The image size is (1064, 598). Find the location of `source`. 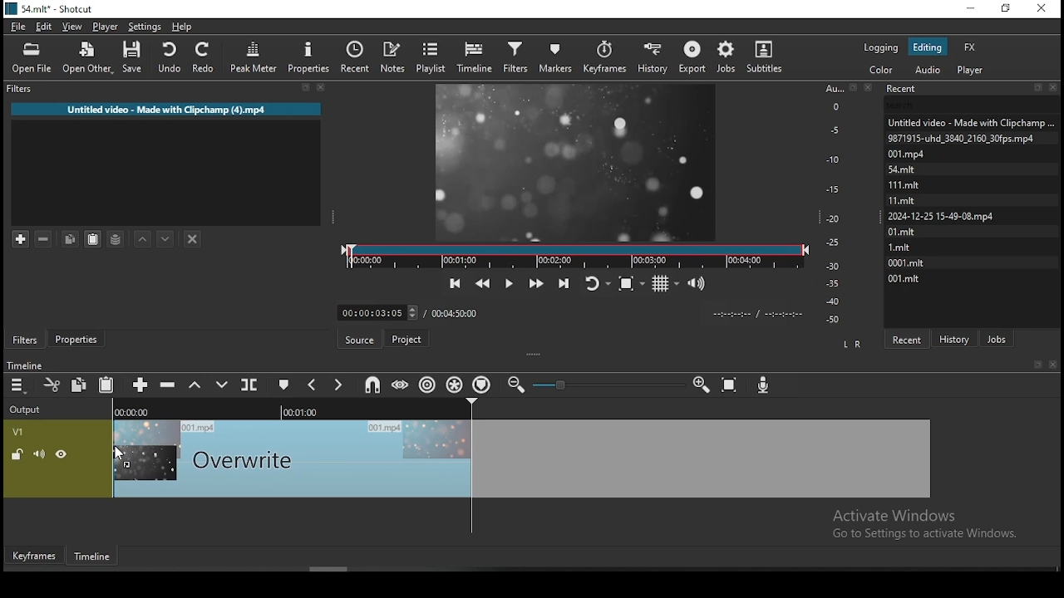

source is located at coordinates (361, 339).